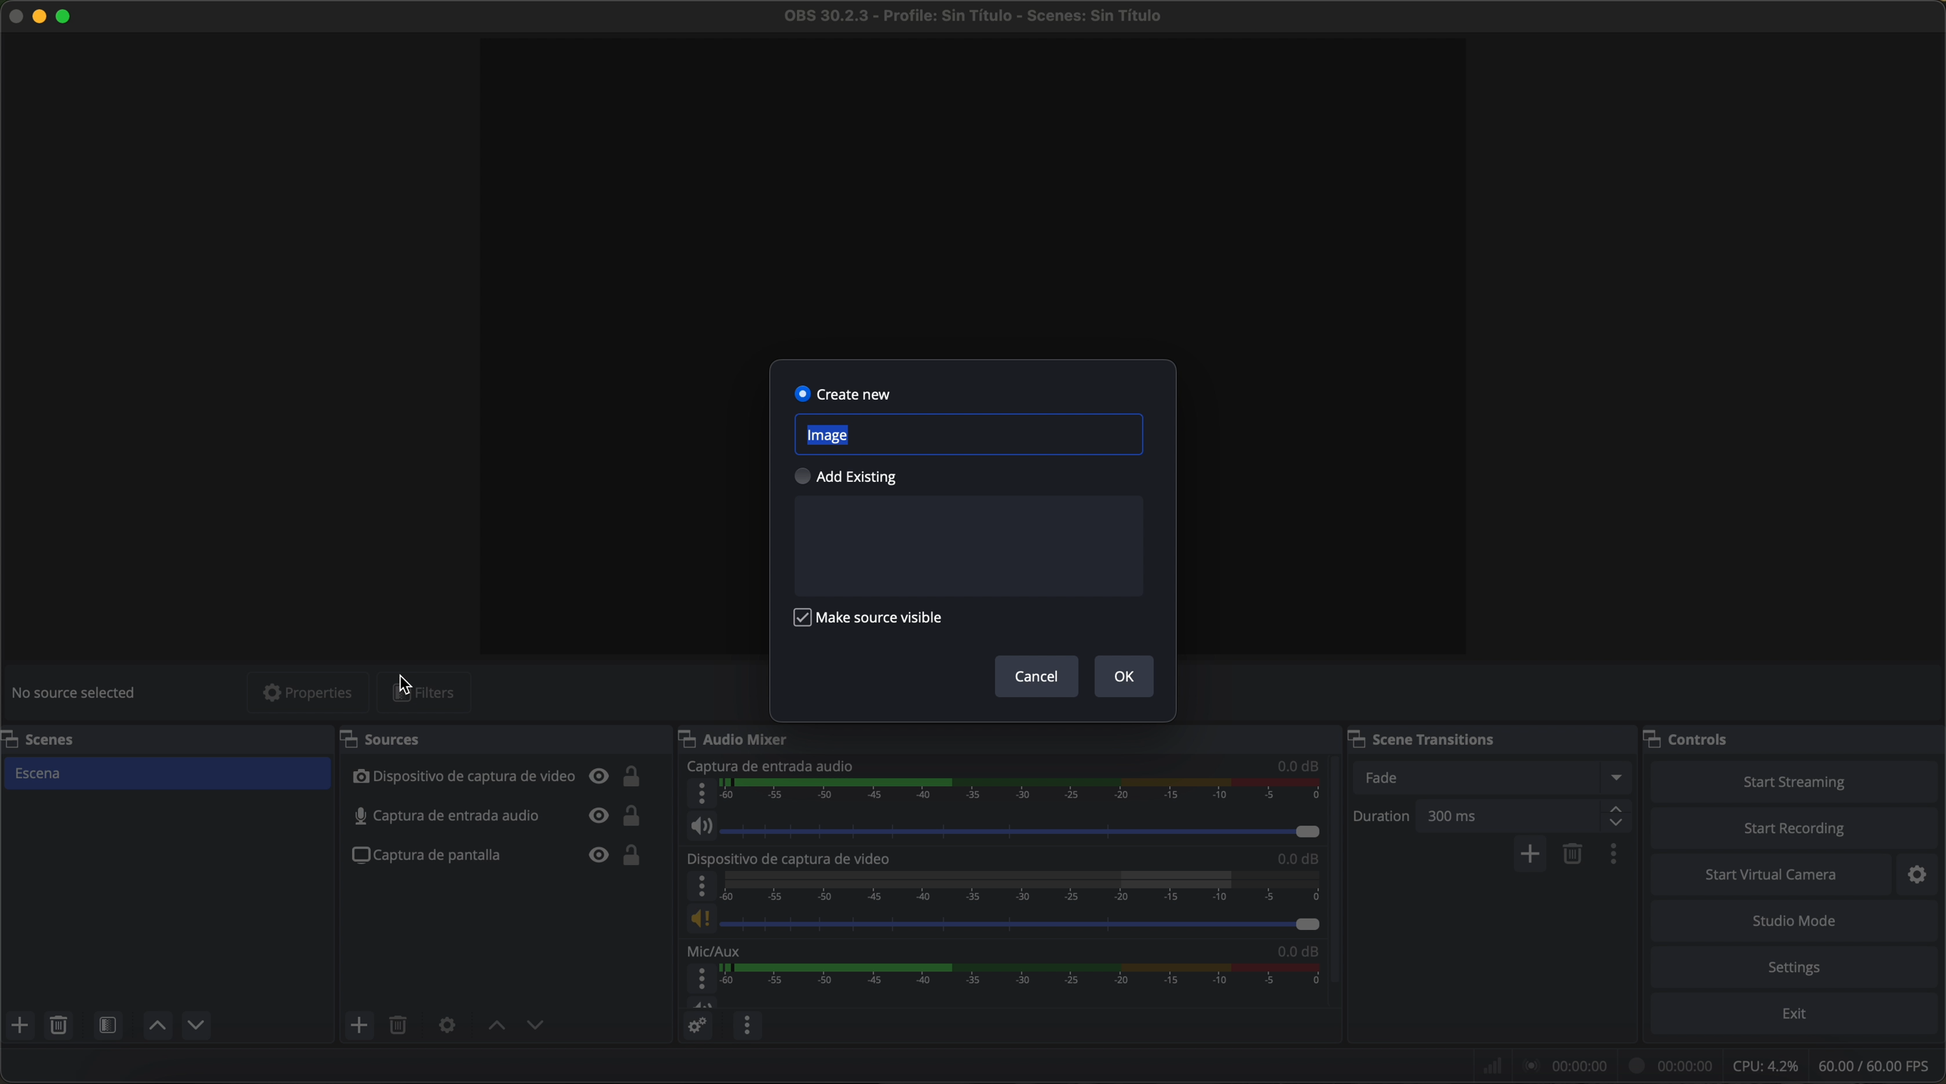 This screenshot has width=1946, height=1084. What do you see at coordinates (703, 979) in the screenshot?
I see `more options` at bounding box center [703, 979].